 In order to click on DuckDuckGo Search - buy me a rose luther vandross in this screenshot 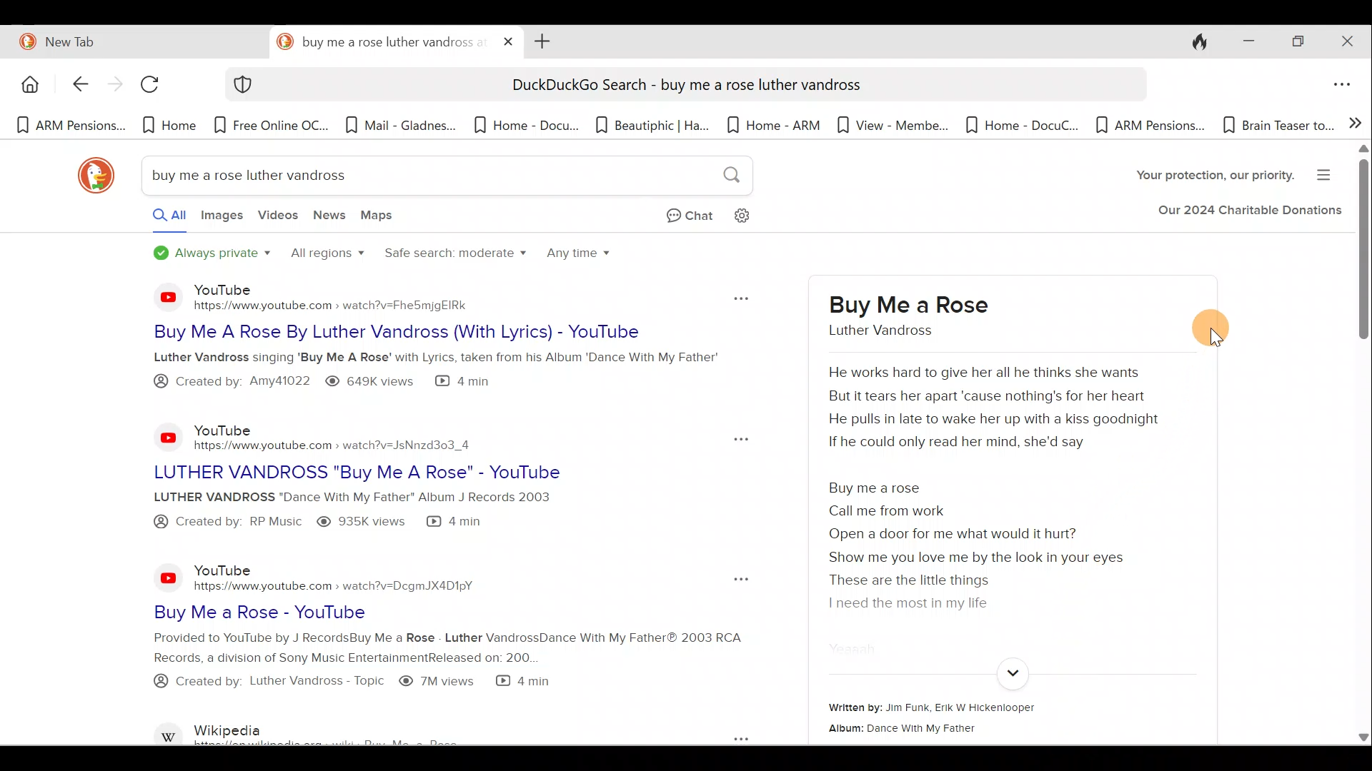, I will do `click(685, 87)`.